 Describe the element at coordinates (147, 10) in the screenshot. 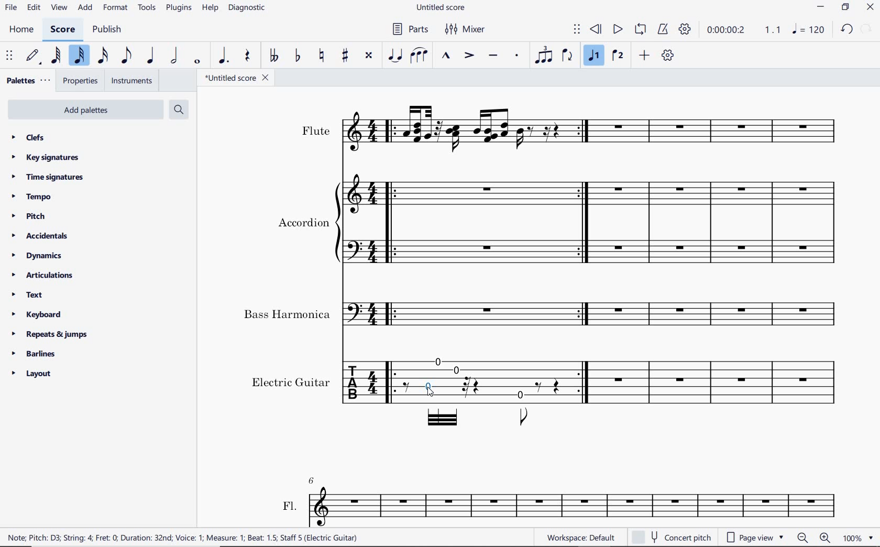

I see `tools` at that location.